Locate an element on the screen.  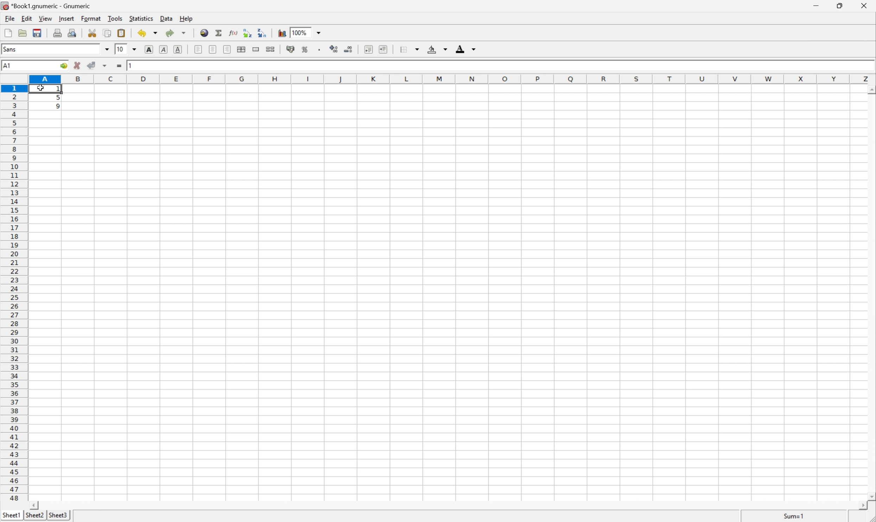
minimize is located at coordinates (818, 5).